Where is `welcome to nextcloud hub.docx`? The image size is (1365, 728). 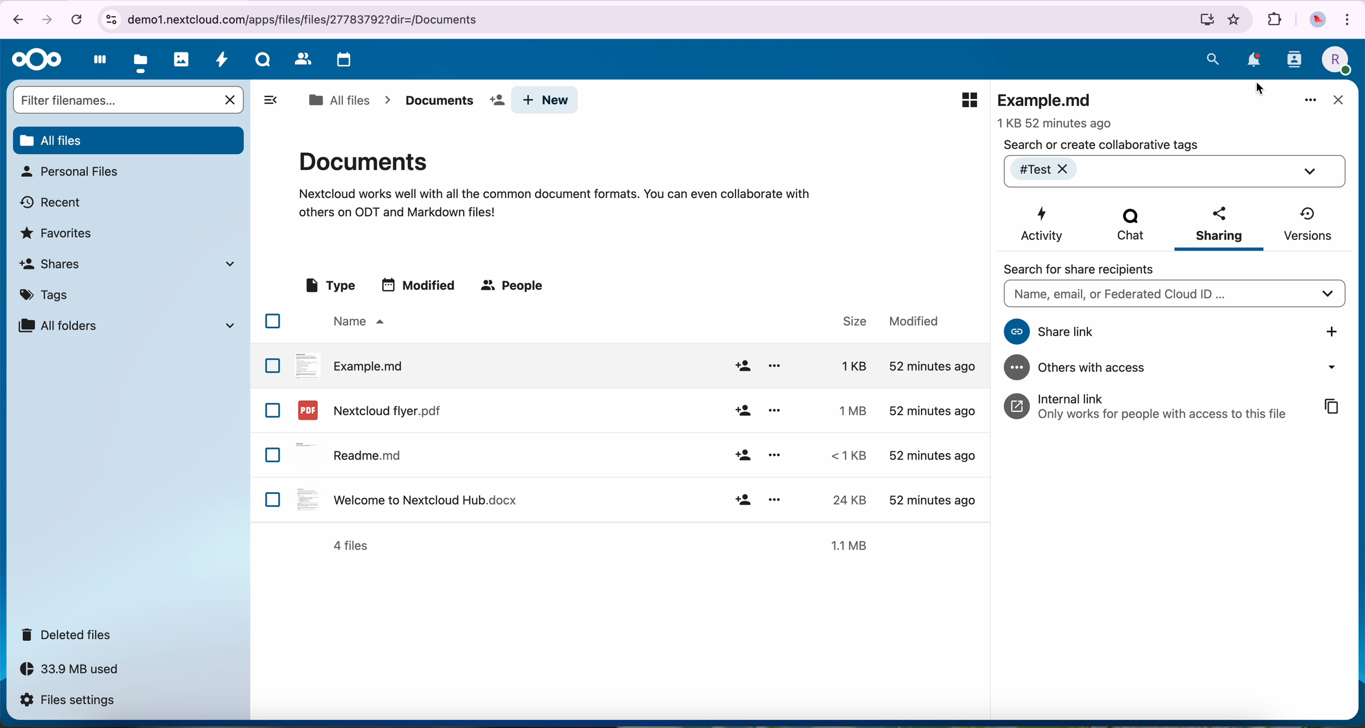
welcome to nextcloud hub.docx is located at coordinates (405, 499).